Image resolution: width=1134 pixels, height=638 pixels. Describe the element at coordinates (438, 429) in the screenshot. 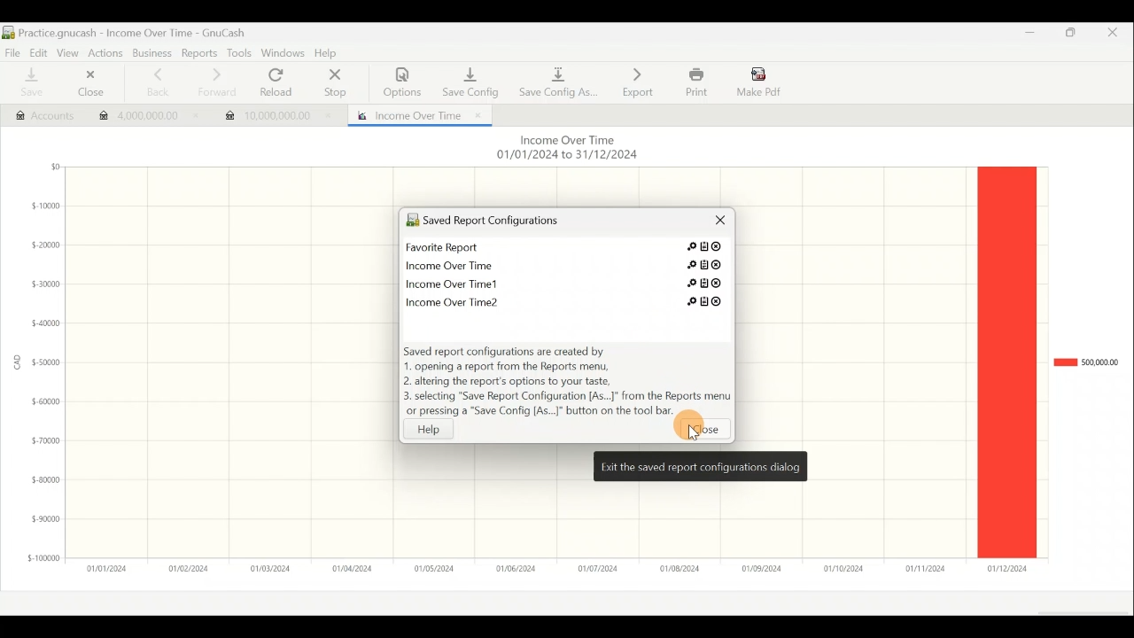

I see `Help` at that location.